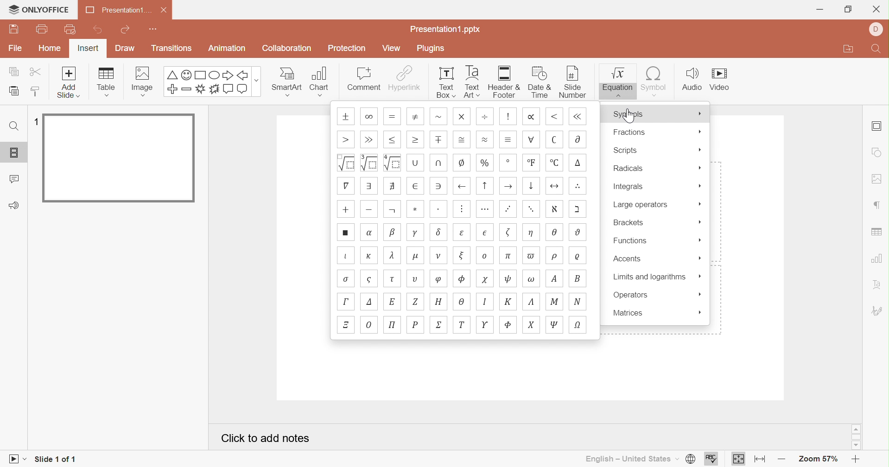 The width and height of the screenshot is (889, 467). I want to click on Redo, so click(126, 31).